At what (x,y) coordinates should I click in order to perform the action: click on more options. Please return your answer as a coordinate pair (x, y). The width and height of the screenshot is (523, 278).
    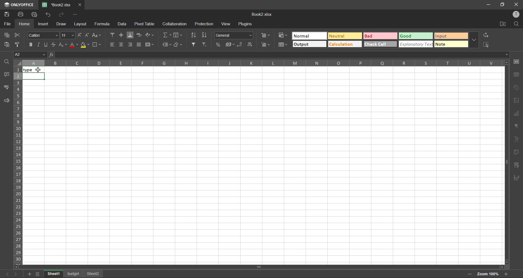
    Looking at the image, I should click on (475, 40).